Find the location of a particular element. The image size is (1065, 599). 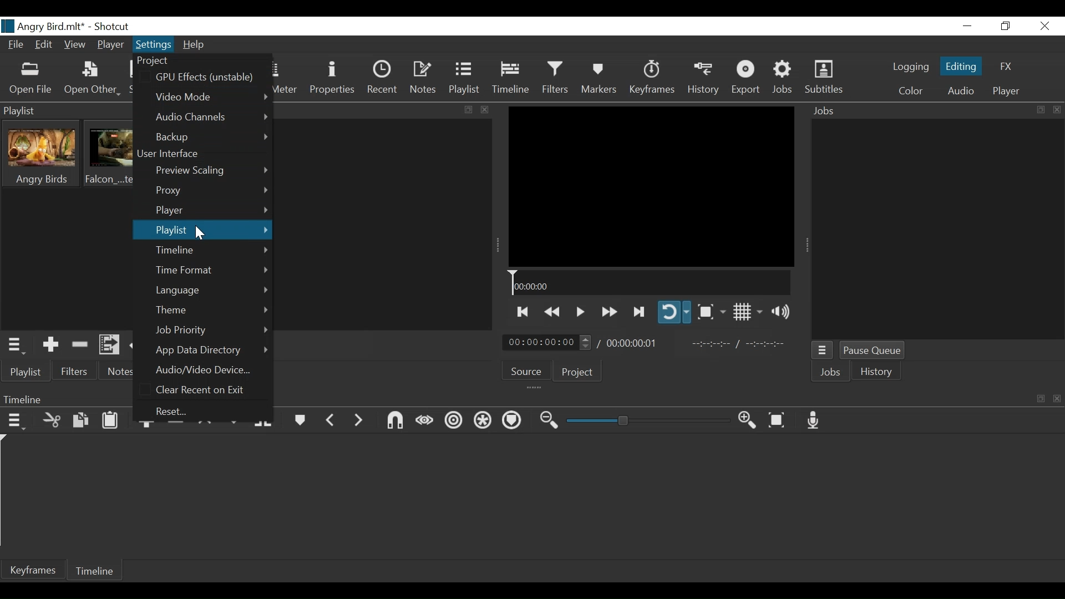

History is located at coordinates (705, 79).